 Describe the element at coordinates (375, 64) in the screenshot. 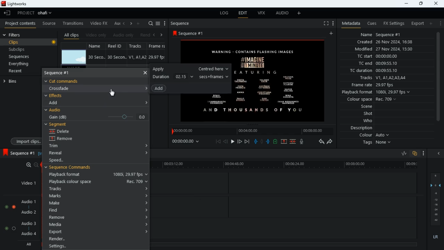

I see `tc end` at that location.